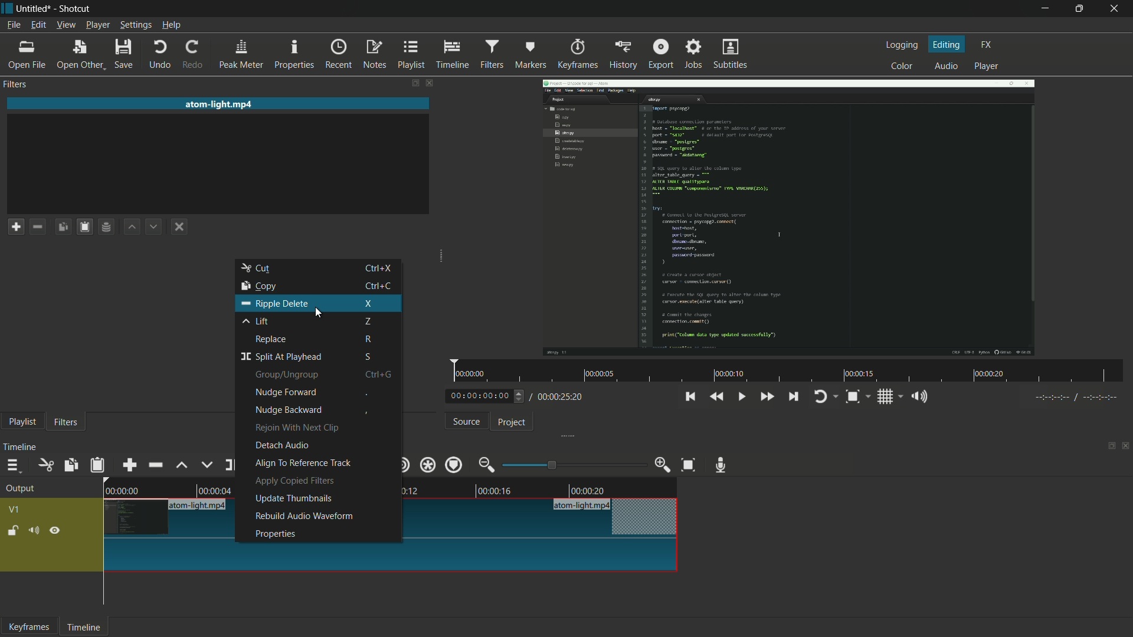 This screenshot has width=1133, height=637. What do you see at coordinates (1126, 446) in the screenshot?
I see `close timeline pane` at bounding box center [1126, 446].